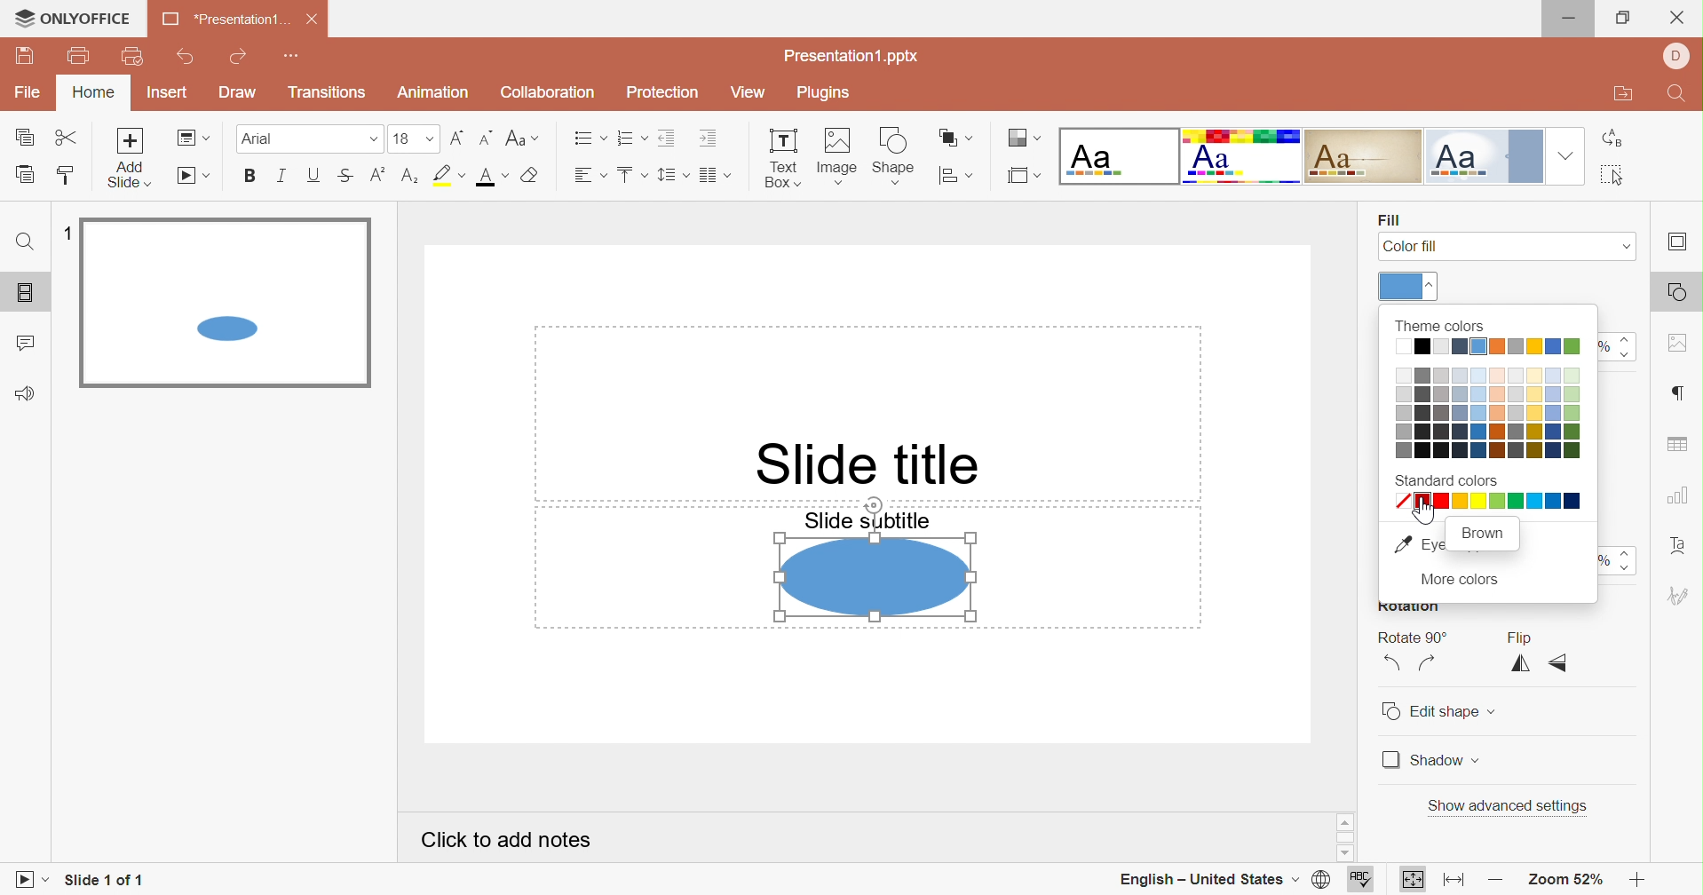 Image resolution: width=1703 pixels, height=895 pixels. What do you see at coordinates (28, 93) in the screenshot?
I see `File` at bounding box center [28, 93].